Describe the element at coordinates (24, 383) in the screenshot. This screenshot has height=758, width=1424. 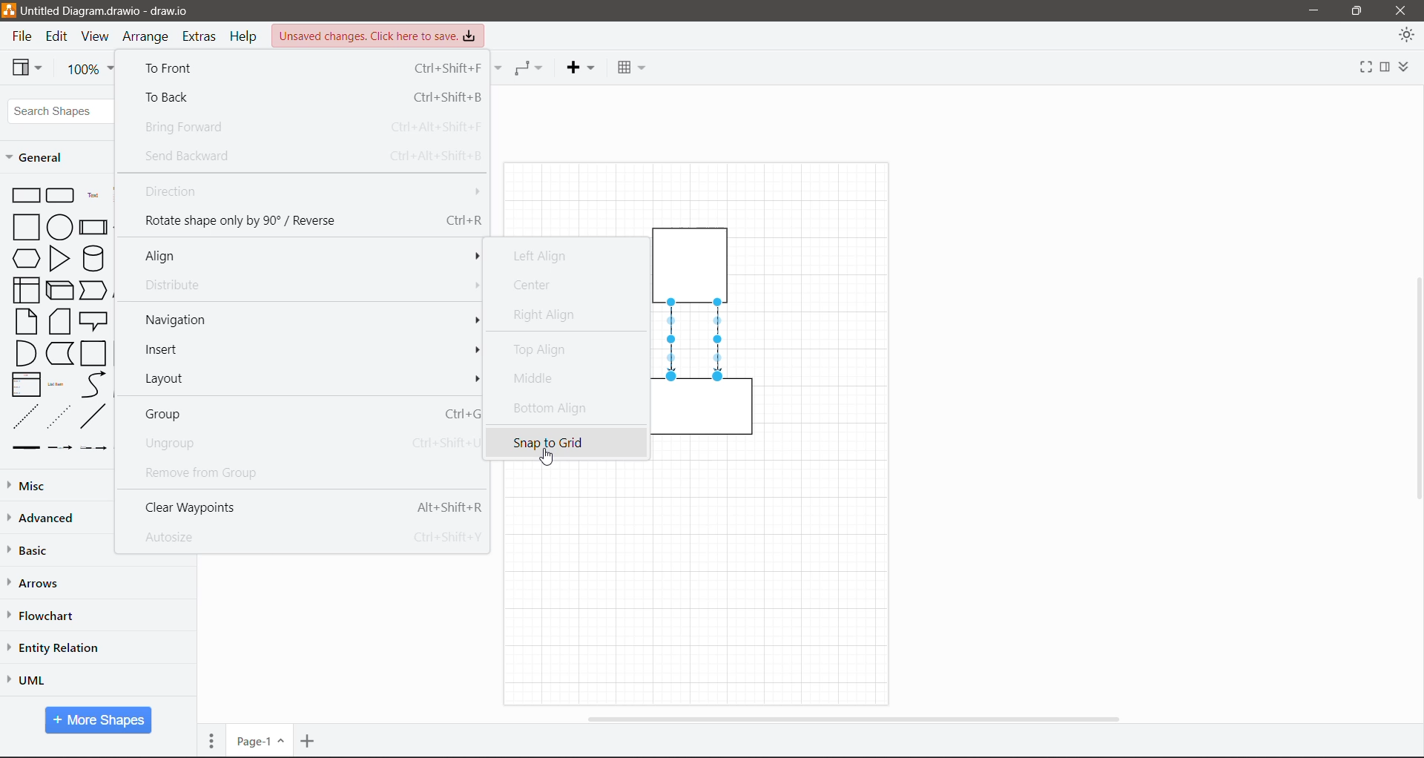
I see `List` at that location.